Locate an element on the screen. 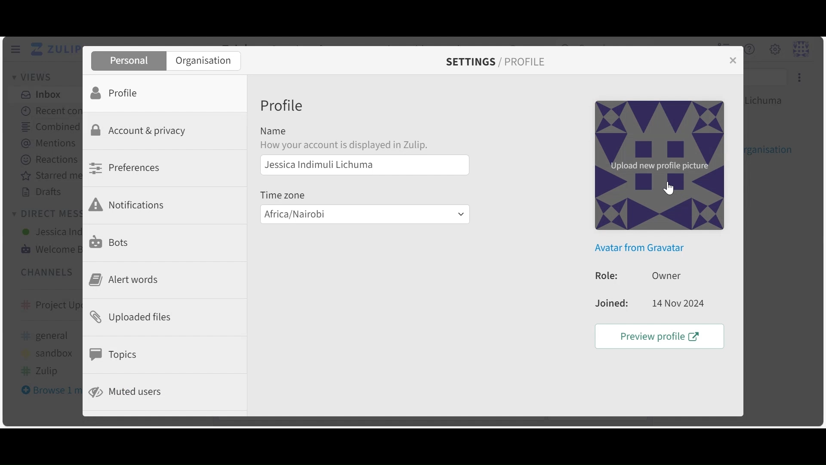 Image resolution: width=826 pixels, height=465 pixels. Bots is located at coordinates (110, 241).